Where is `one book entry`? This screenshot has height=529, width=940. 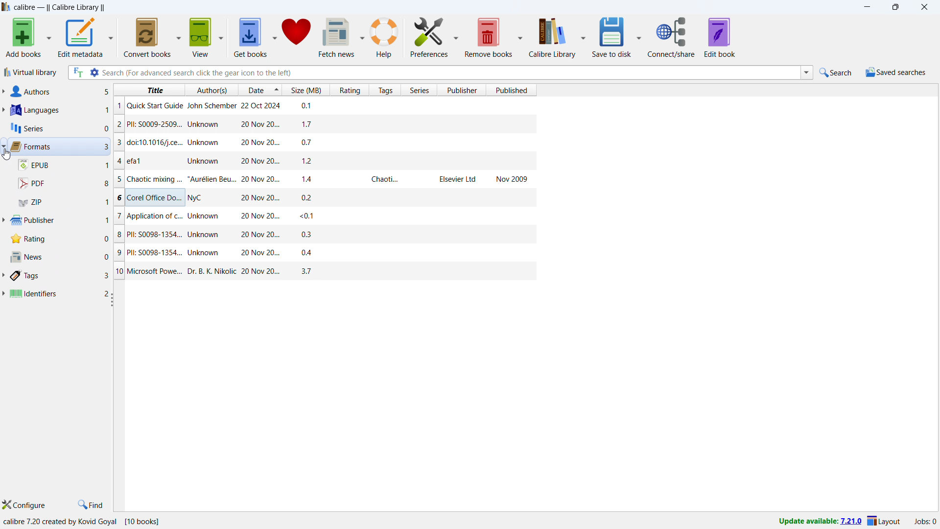 one book entry is located at coordinates (322, 124).